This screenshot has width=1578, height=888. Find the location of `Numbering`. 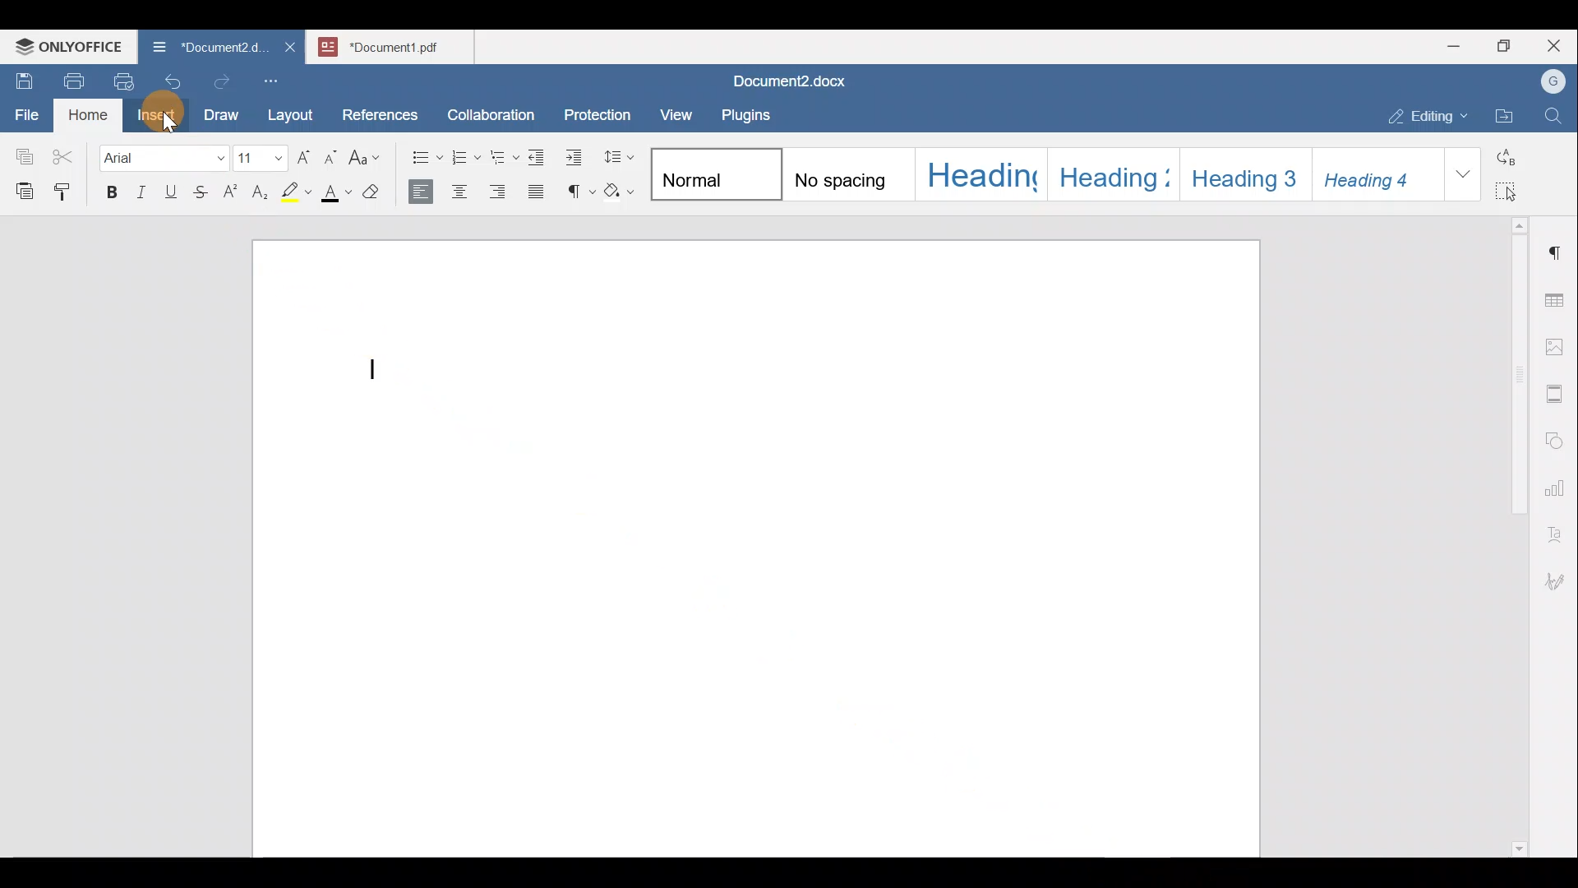

Numbering is located at coordinates (465, 158).